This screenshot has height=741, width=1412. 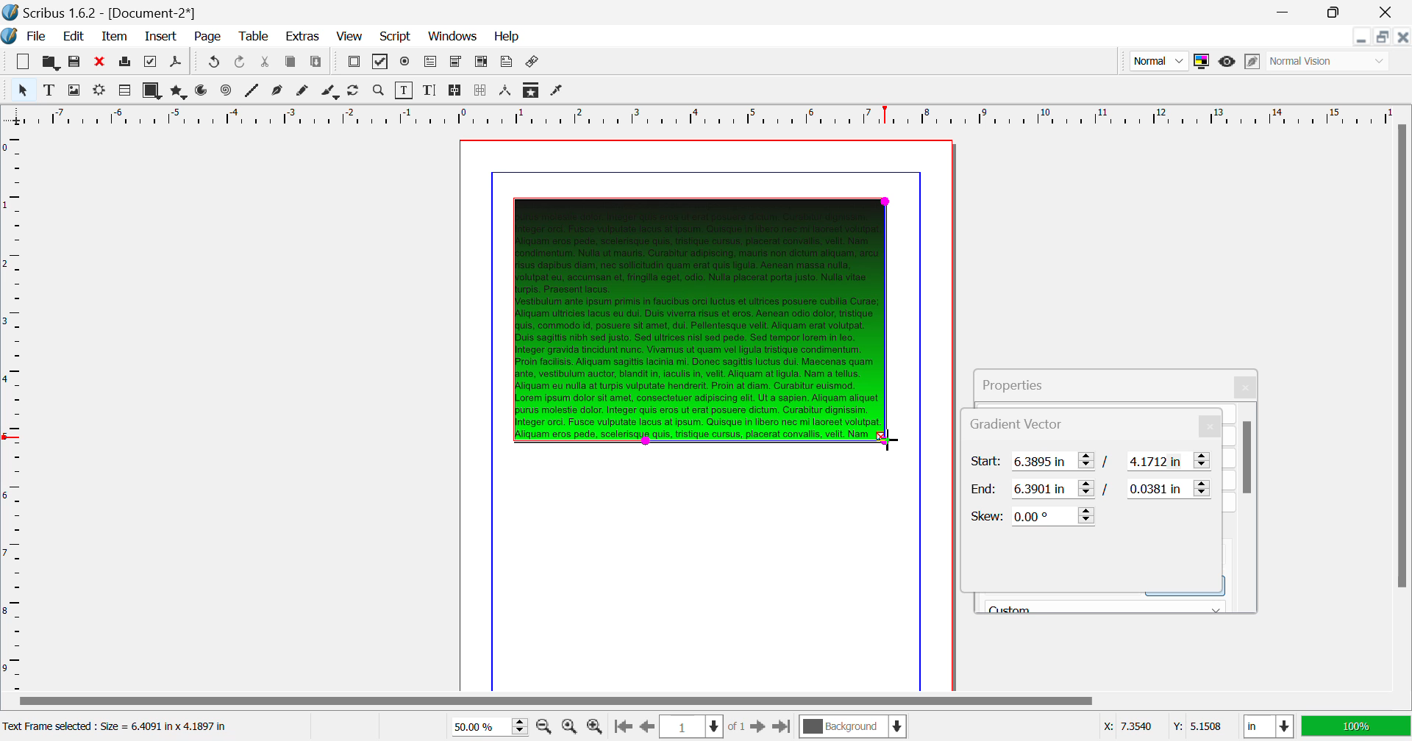 I want to click on Line, so click(x=252, y=92).